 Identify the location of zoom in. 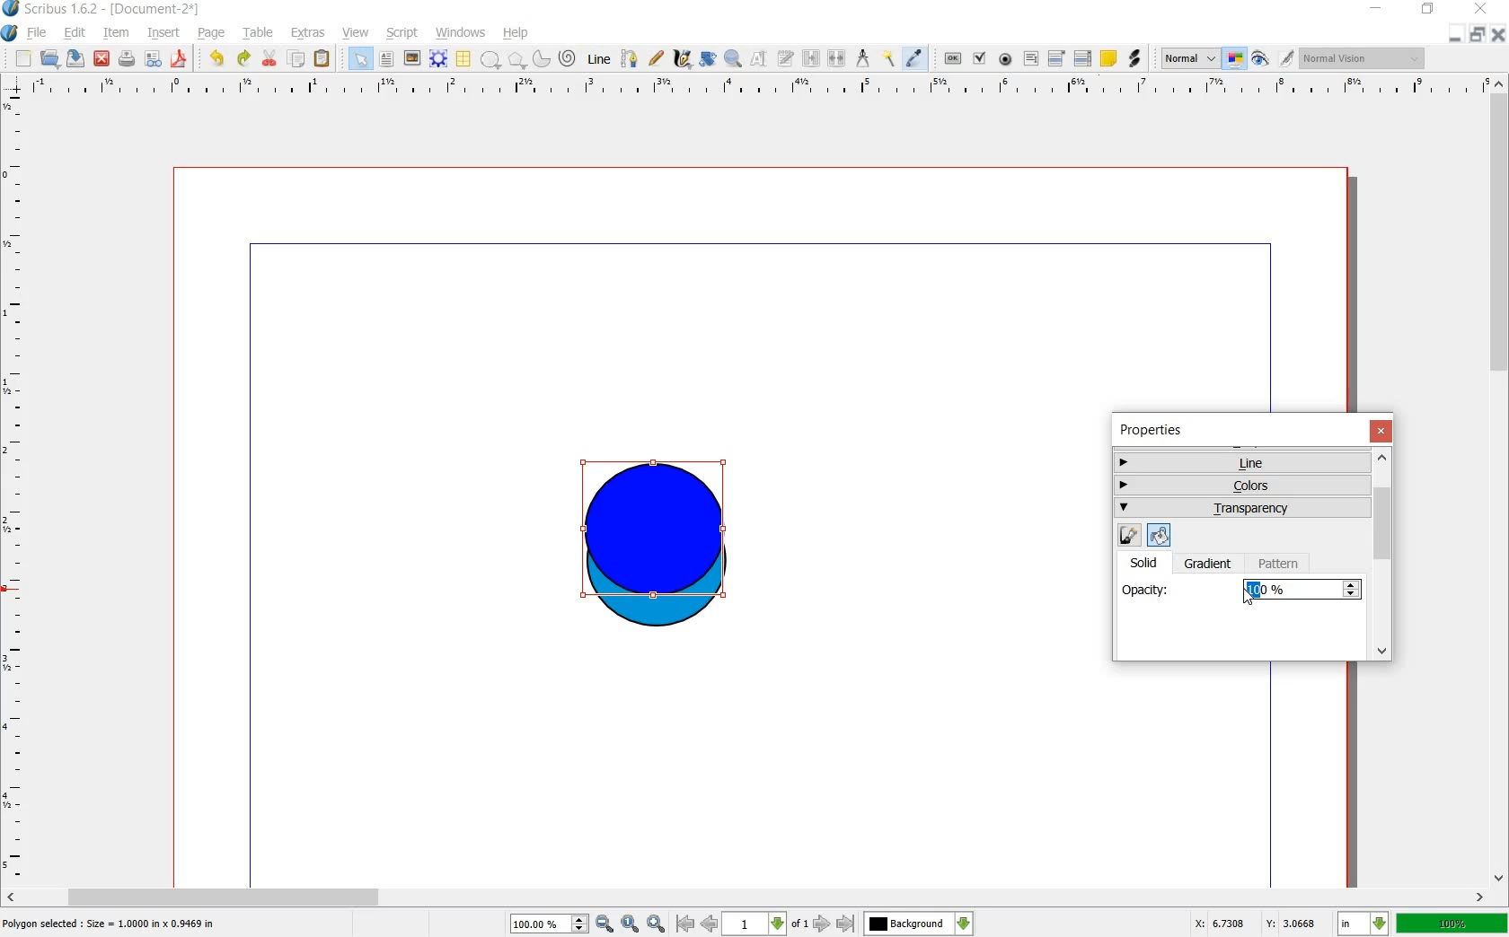
(656, 924).